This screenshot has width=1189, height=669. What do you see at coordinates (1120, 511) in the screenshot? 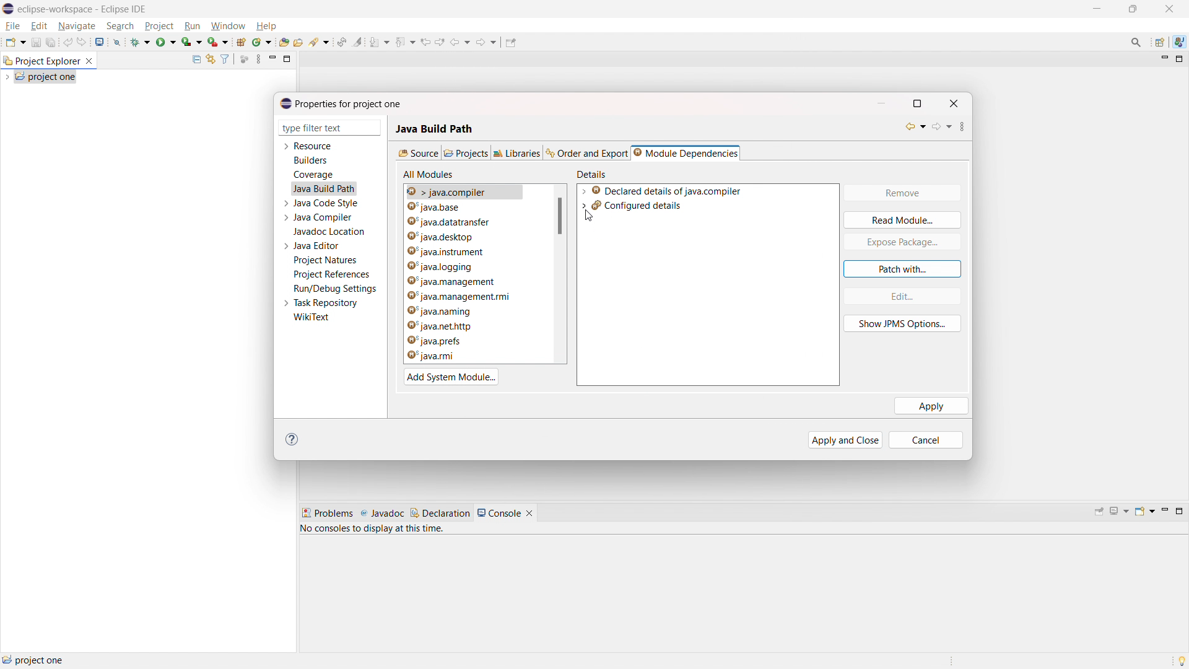
I see `display selected console` at bounding box center [1120, 511].